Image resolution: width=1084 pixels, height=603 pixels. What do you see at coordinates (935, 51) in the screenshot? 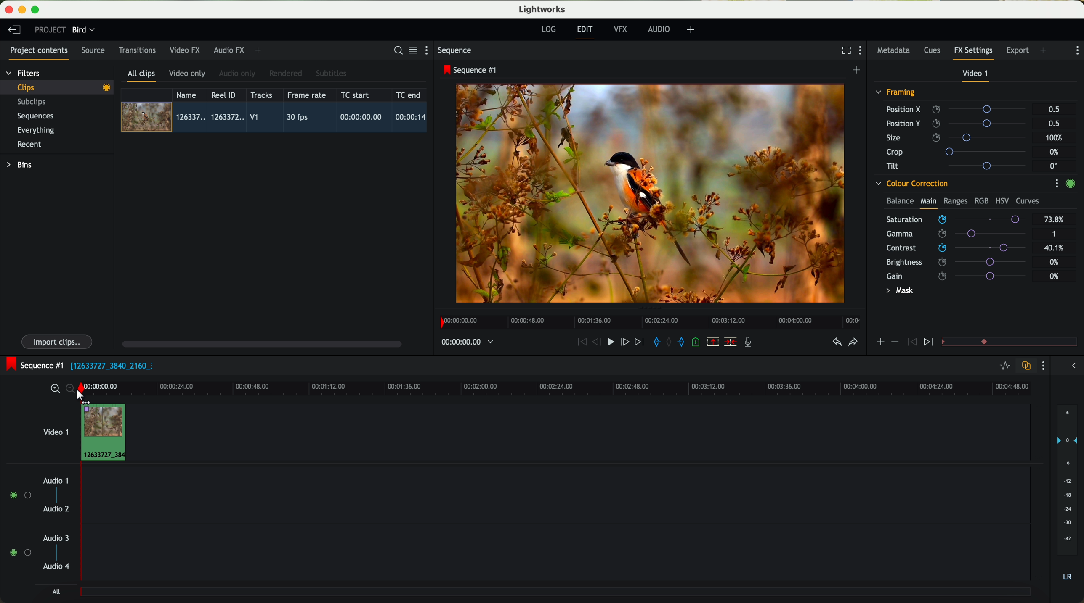
I see `cues` at bounding box center [935, 51].